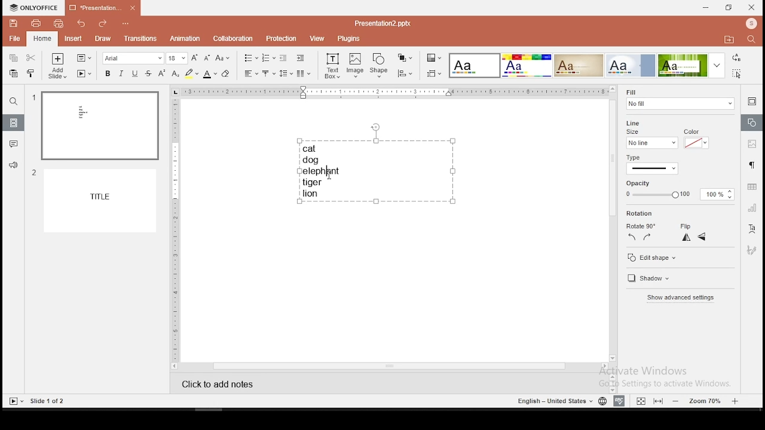 The width and height of the screenshot is (765, 430). Describe the element at coordinates (252, 73) in the screenshot. I see `horizontal align` at that location.